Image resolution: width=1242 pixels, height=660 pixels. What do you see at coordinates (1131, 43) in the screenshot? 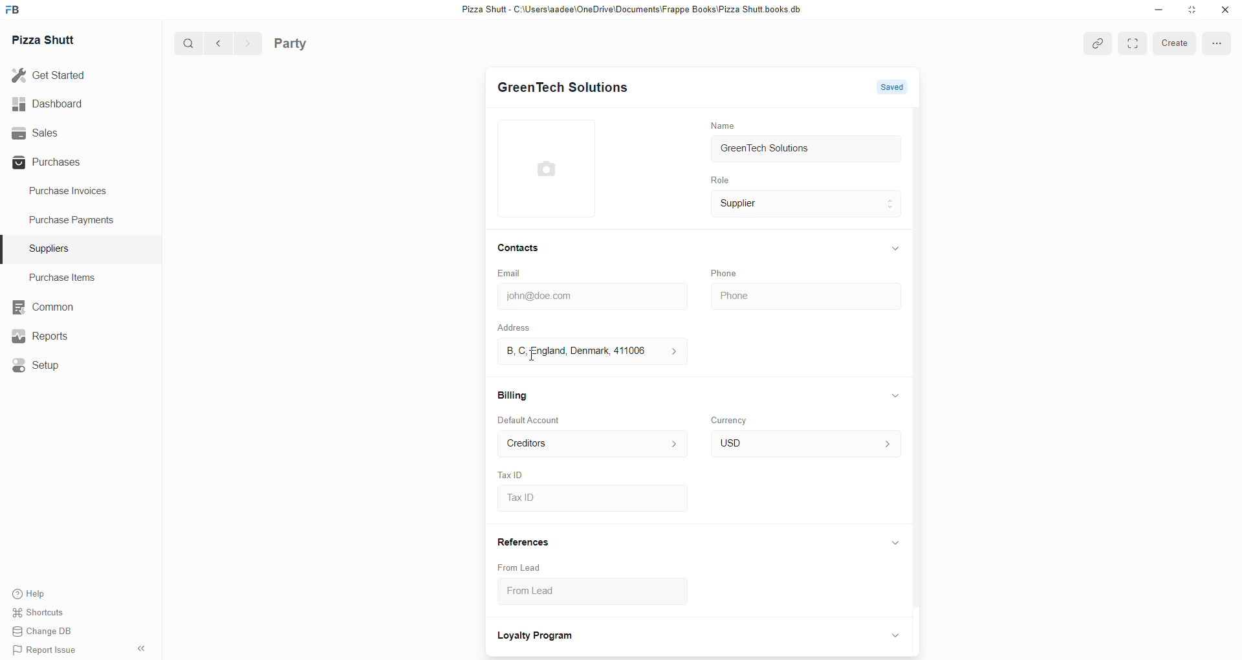
I see `options` at bounding box center [1131, 43].